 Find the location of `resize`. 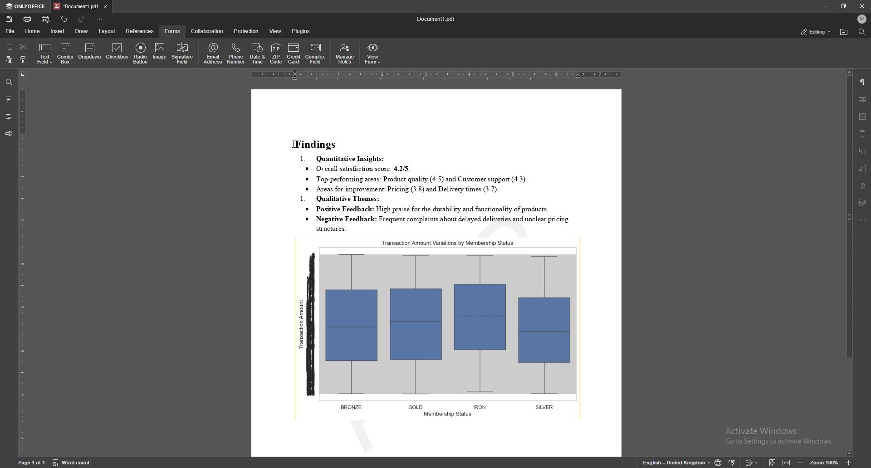

resize is located at coordinates (843, 6).